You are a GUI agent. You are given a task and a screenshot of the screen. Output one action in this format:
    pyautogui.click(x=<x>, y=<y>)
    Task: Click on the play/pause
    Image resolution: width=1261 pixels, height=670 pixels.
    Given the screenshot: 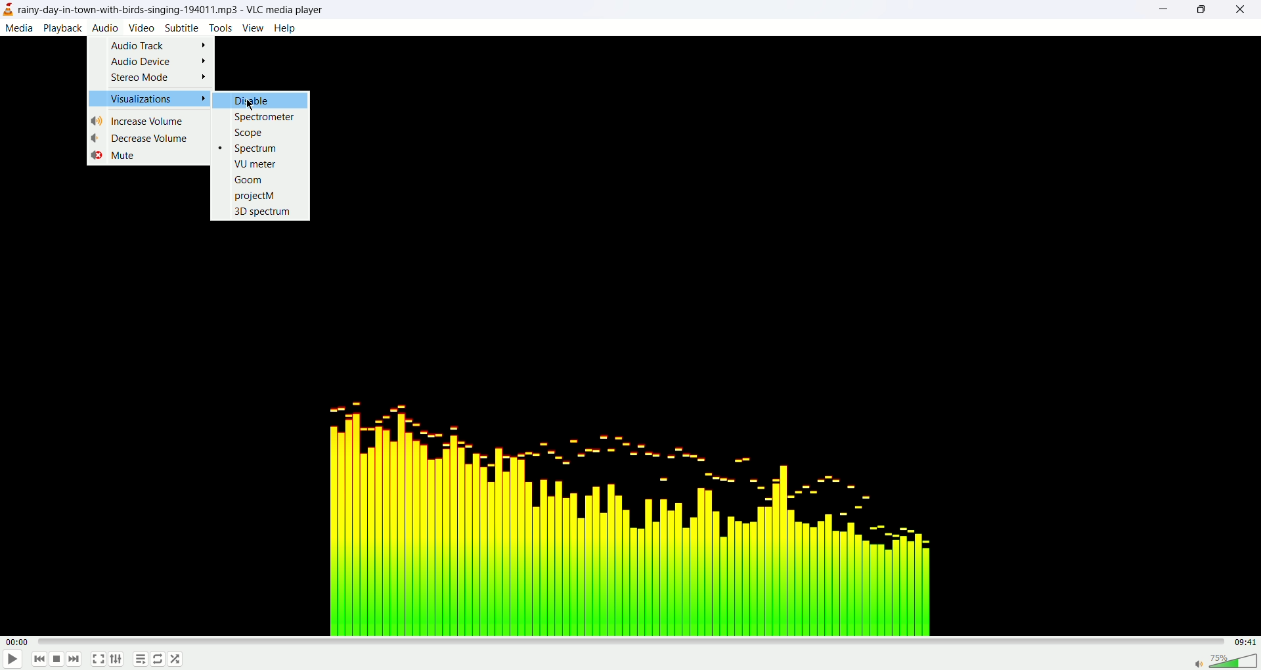 What is the action you would take?
    pyautogui.click(x=11, y=661)
    